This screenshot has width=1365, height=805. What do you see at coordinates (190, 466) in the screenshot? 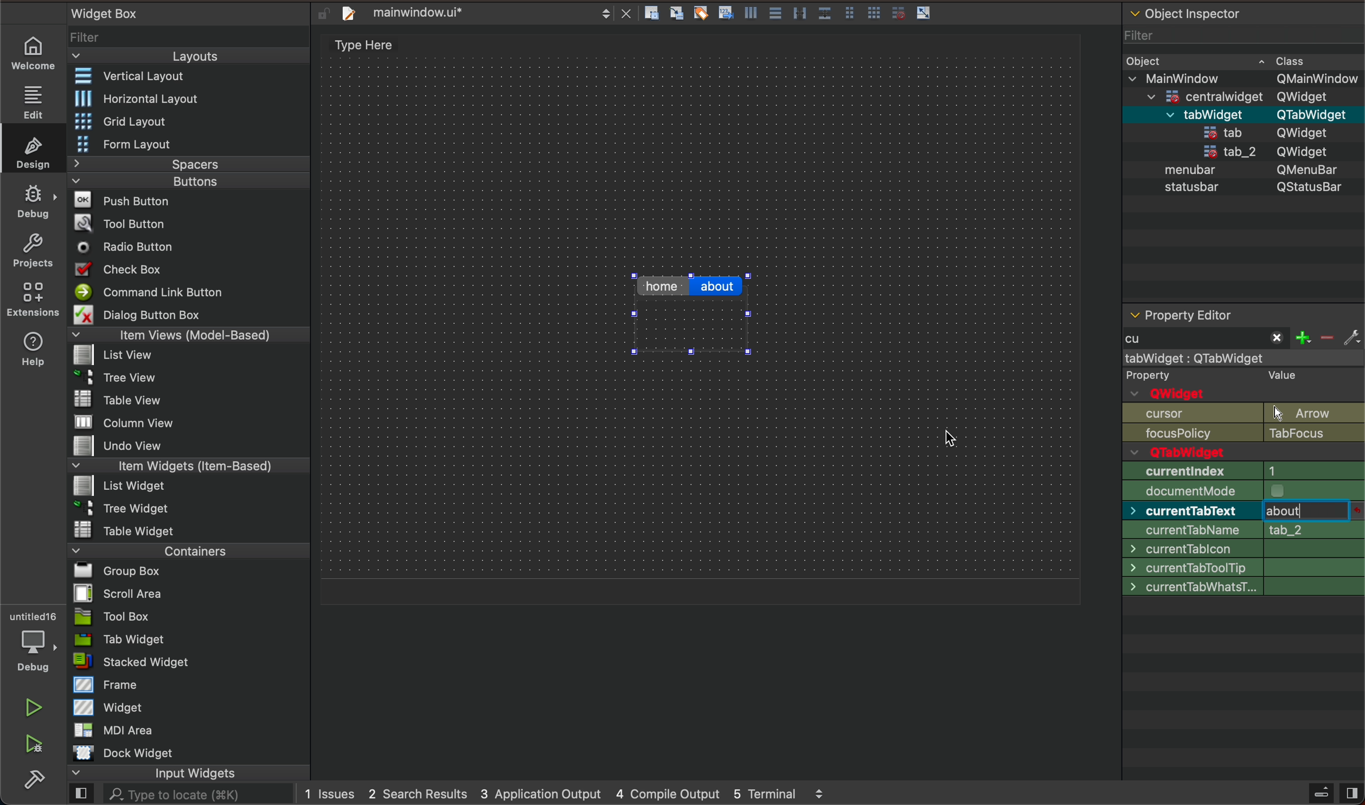
I see `Item Widgets (Item-Based)` at bounding box center [190, 466].